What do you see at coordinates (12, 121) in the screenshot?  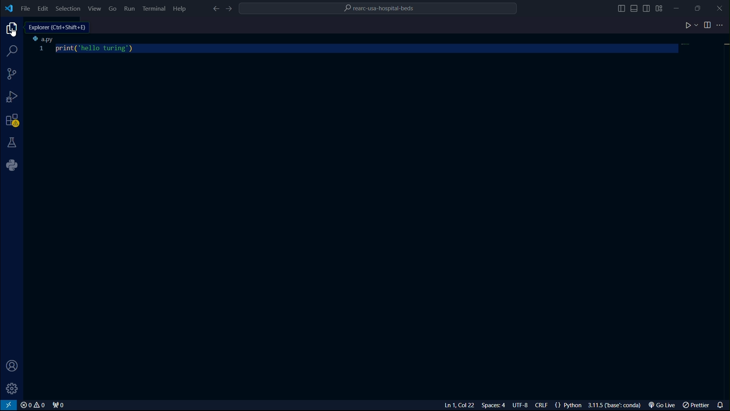 I see `extensions` at bounding box center [12, 121].